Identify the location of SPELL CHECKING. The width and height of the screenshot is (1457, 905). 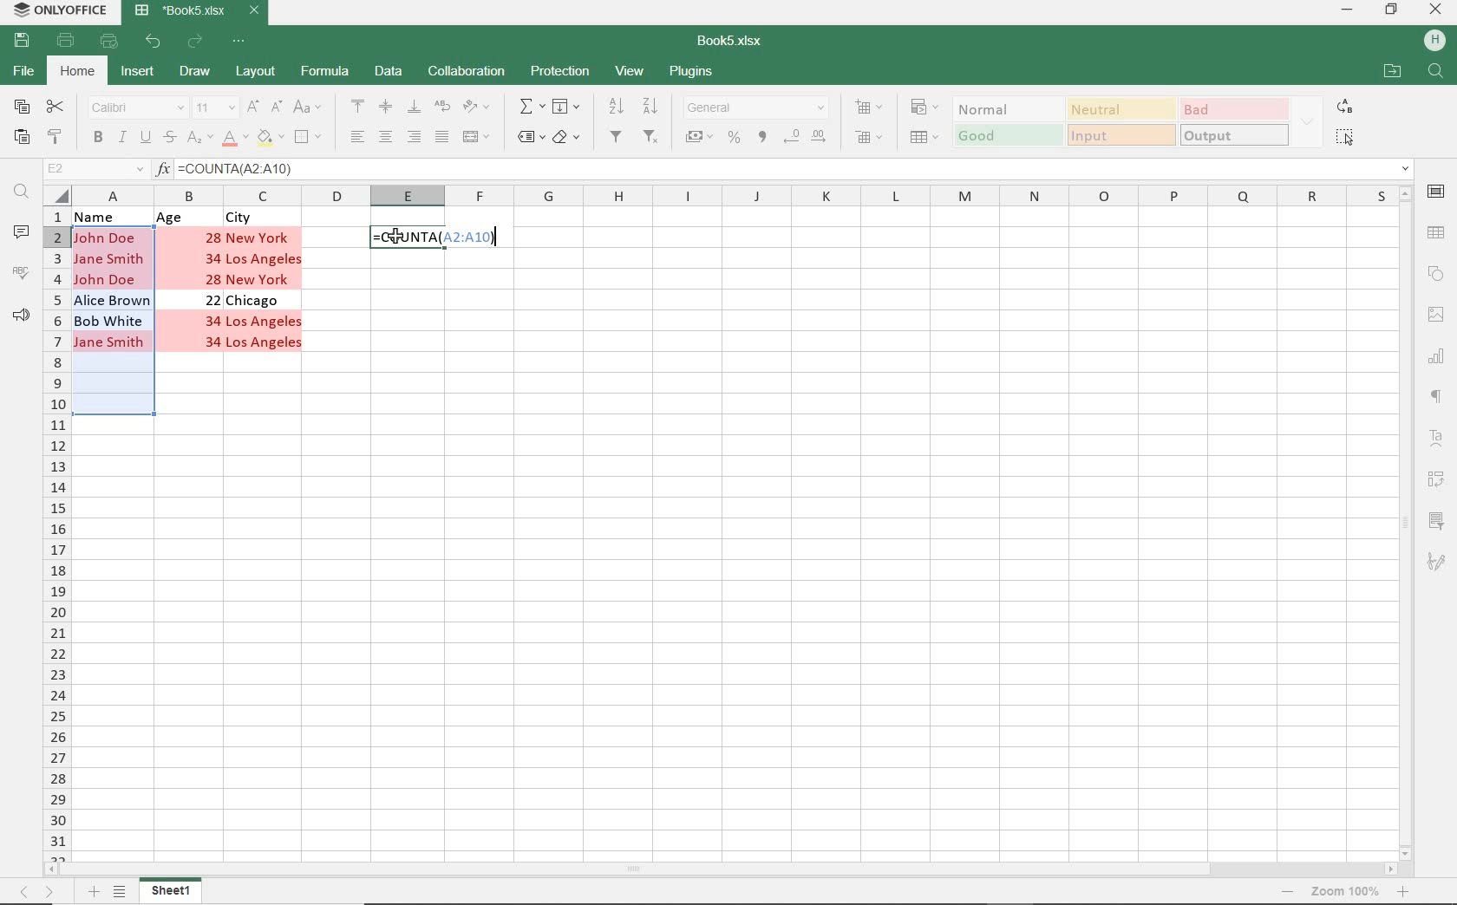
(25, 271).